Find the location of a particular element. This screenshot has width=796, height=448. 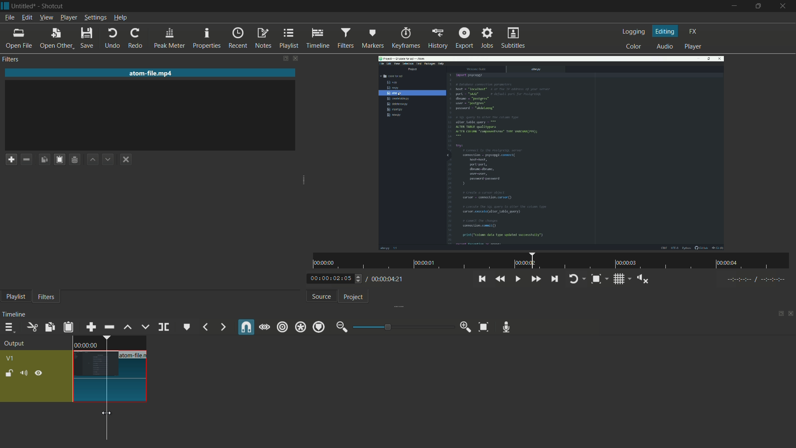

save filter set is located at coordinates (75, 159).